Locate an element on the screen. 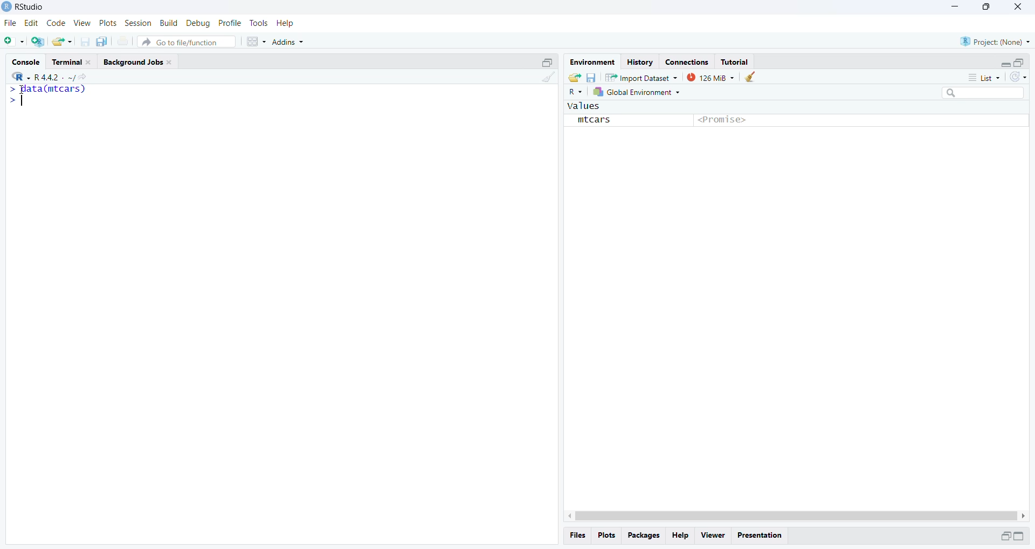 The height and width of the screenshot is (549, 1035). packages is located at coordinates (643, 536).